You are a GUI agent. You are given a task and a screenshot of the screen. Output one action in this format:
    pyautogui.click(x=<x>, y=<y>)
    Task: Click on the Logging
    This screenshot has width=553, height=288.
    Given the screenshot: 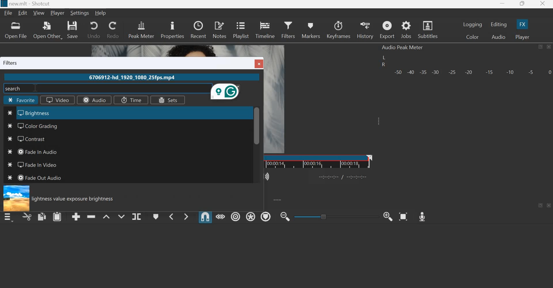 What is the action you would take?
    pyautogui.click(x=473, y=24)
    